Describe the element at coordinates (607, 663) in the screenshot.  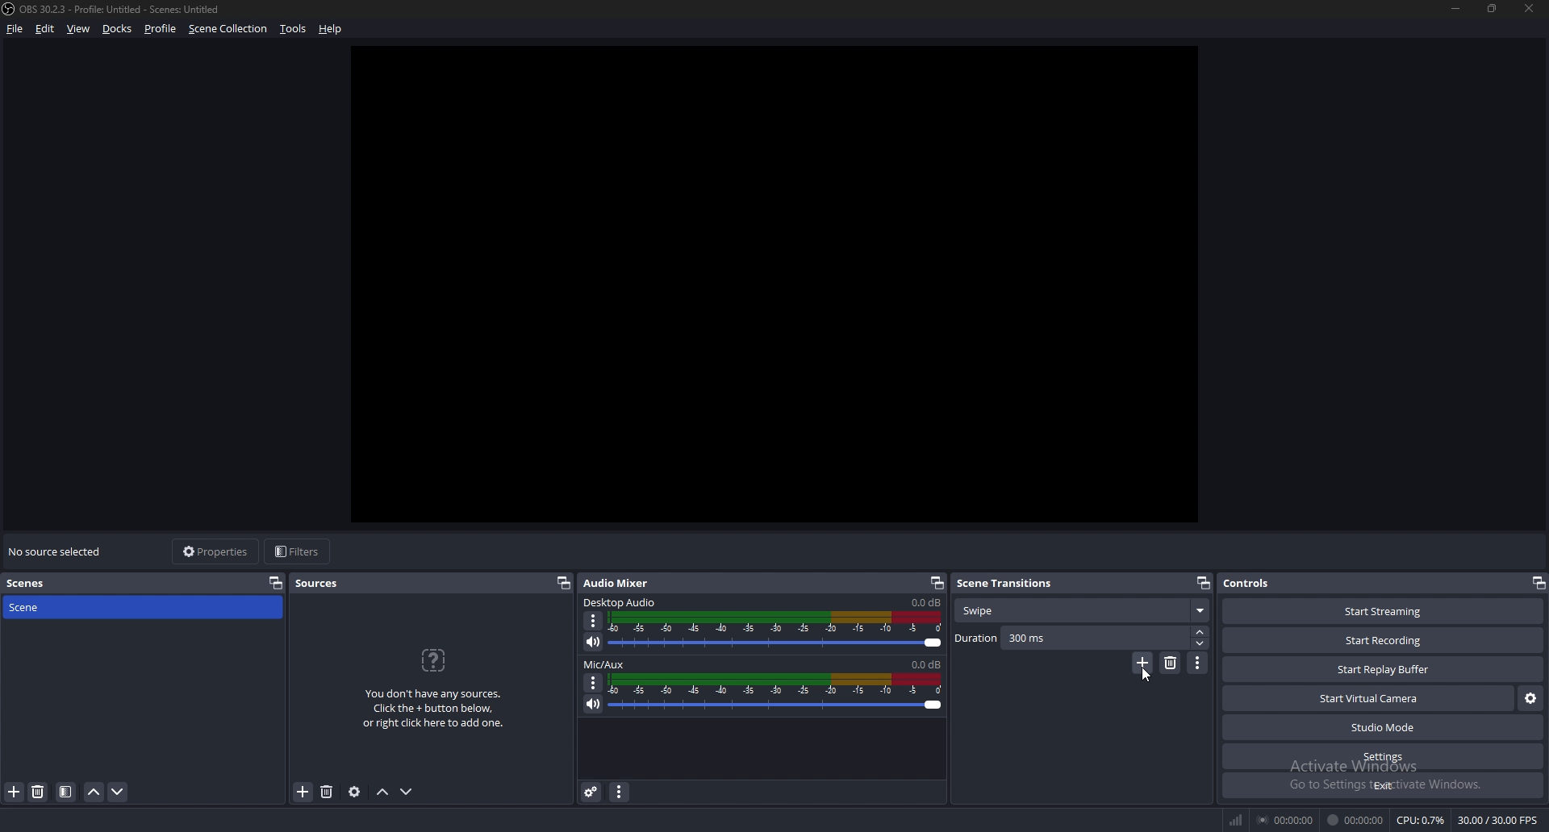
I see `mic/aux` at that location.